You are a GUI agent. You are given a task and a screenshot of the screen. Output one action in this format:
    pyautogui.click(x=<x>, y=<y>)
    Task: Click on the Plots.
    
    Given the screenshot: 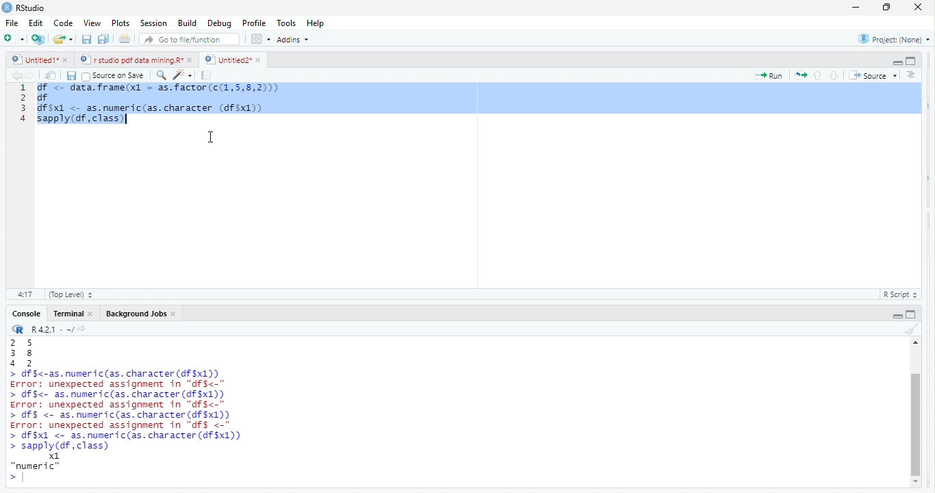 What is the action you would take?
    pyautogui.click(x=120, y=23)
    